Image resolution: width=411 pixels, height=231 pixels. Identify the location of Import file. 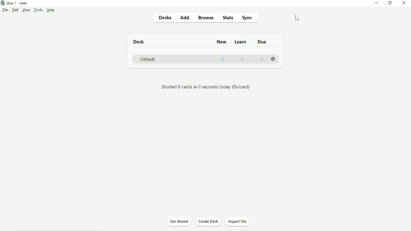
(239, 221).